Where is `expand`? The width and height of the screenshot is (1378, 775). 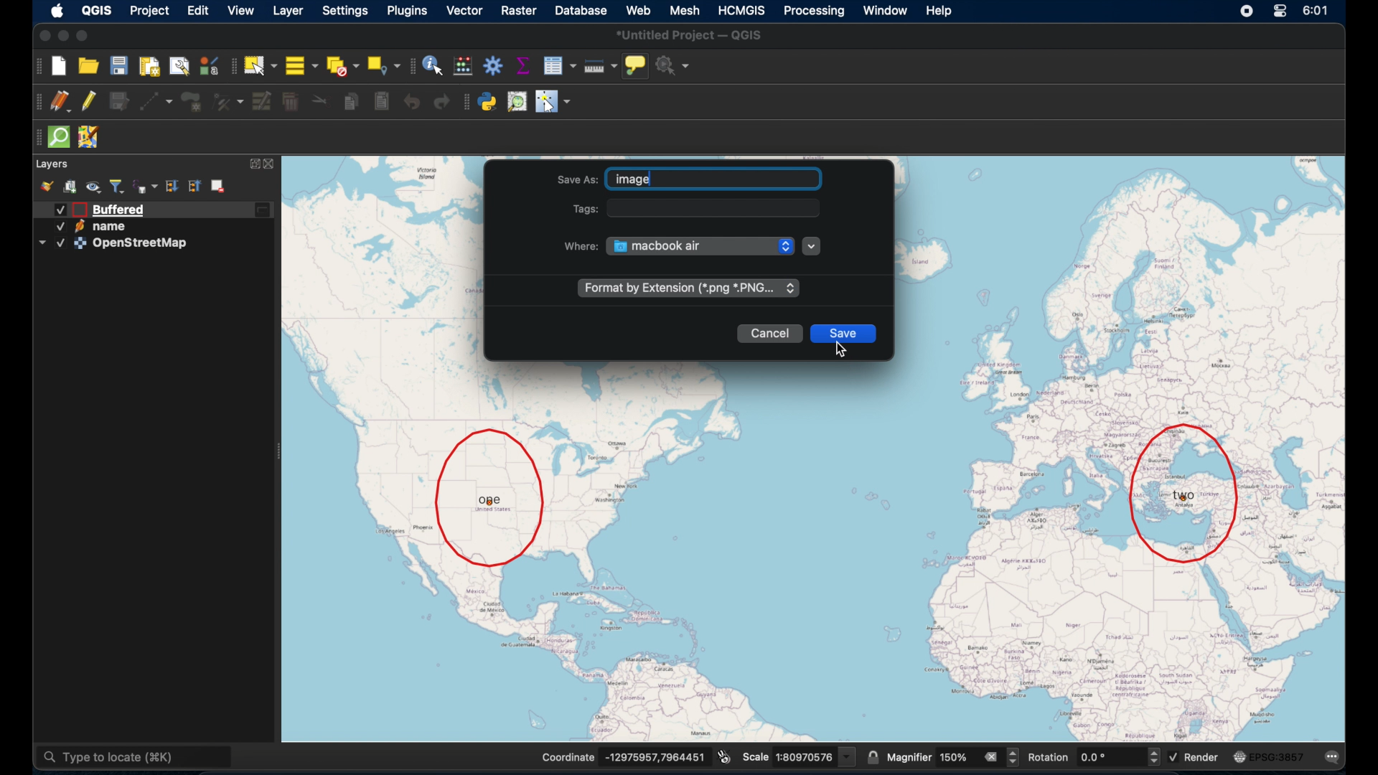 expand is located at coordinates (253, 165).